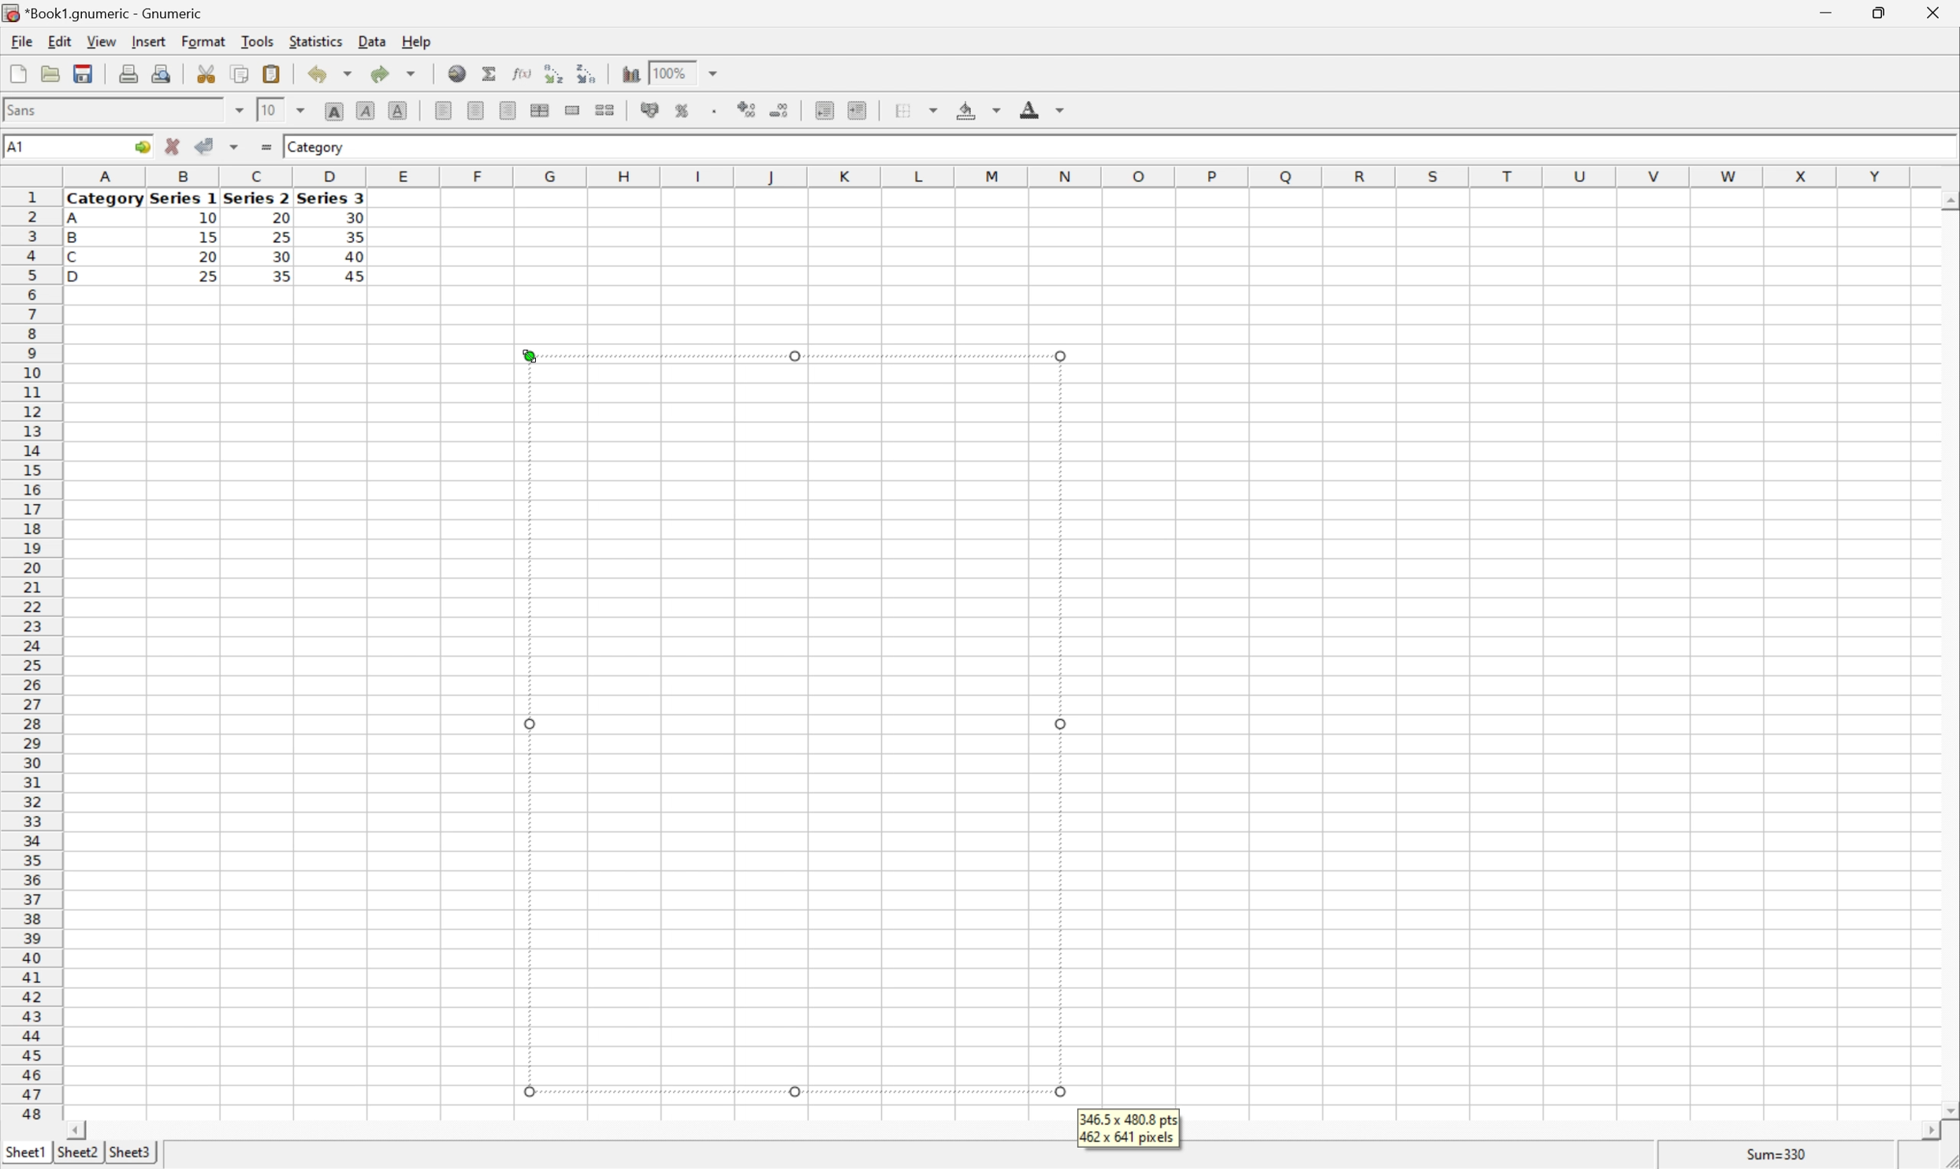 This screenshot has width=1960, height=1169. Describe the element at coordinates (208, 74) in the screenshot. I see `Cut selection` at that location.